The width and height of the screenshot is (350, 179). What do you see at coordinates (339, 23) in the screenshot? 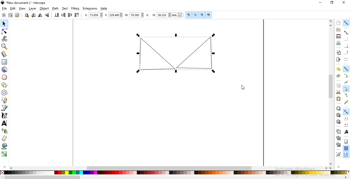
I see `create new document from default template` at bounding box center [339, 23].